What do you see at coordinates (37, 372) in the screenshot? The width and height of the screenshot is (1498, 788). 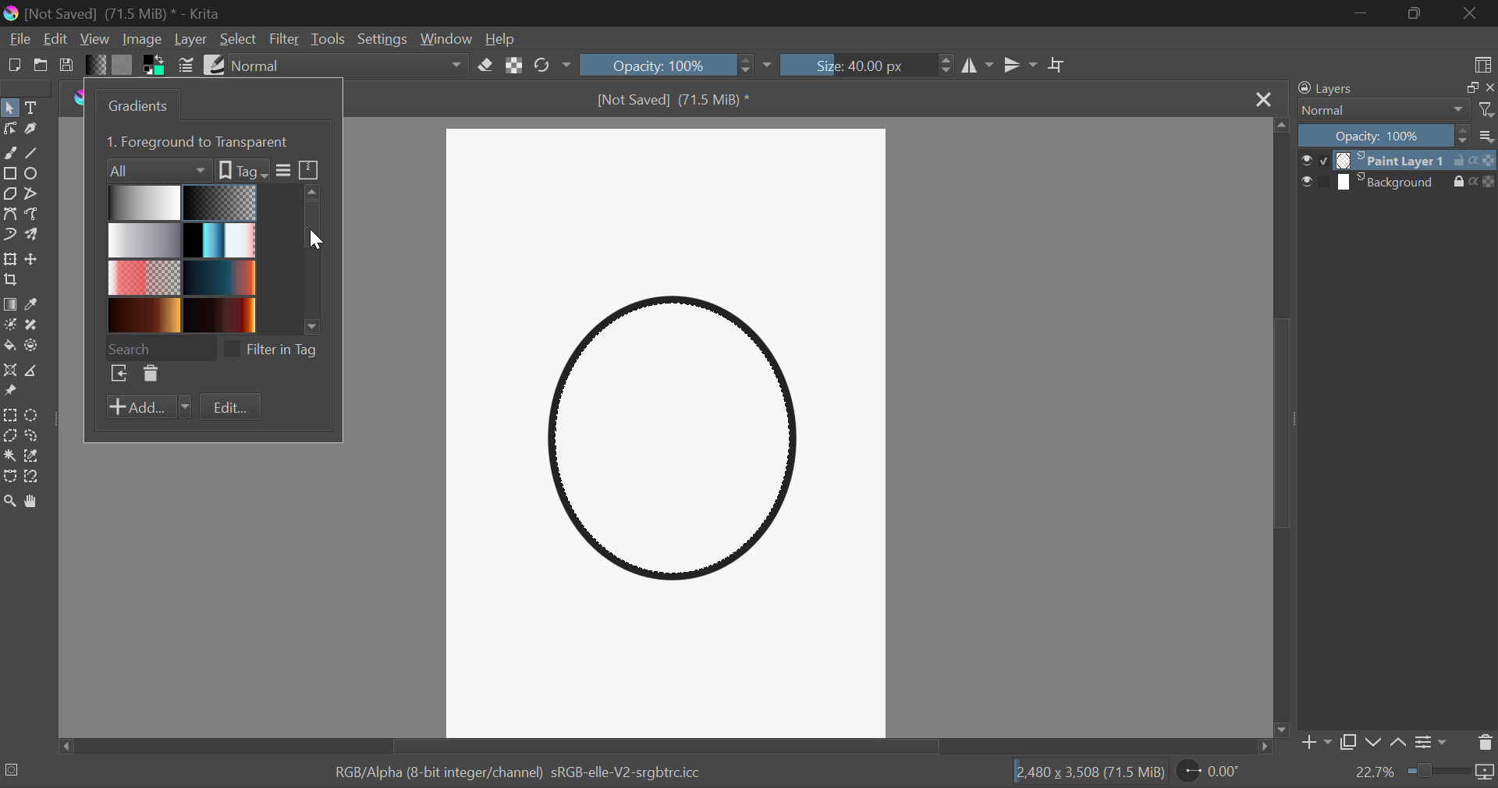 I see `Measurement` at bounding box center [37, 372].